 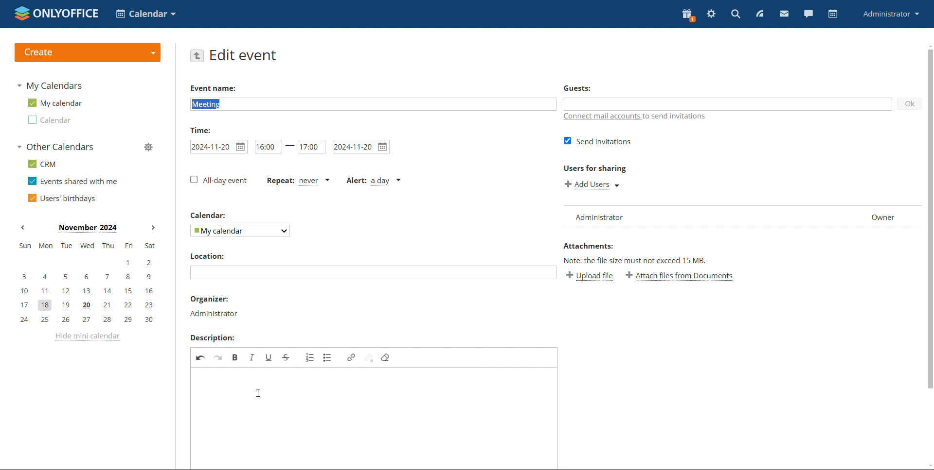 What do you see at coordinates (212, 338) in the screenshot?
I see `description` at bounding box center [212, 338].